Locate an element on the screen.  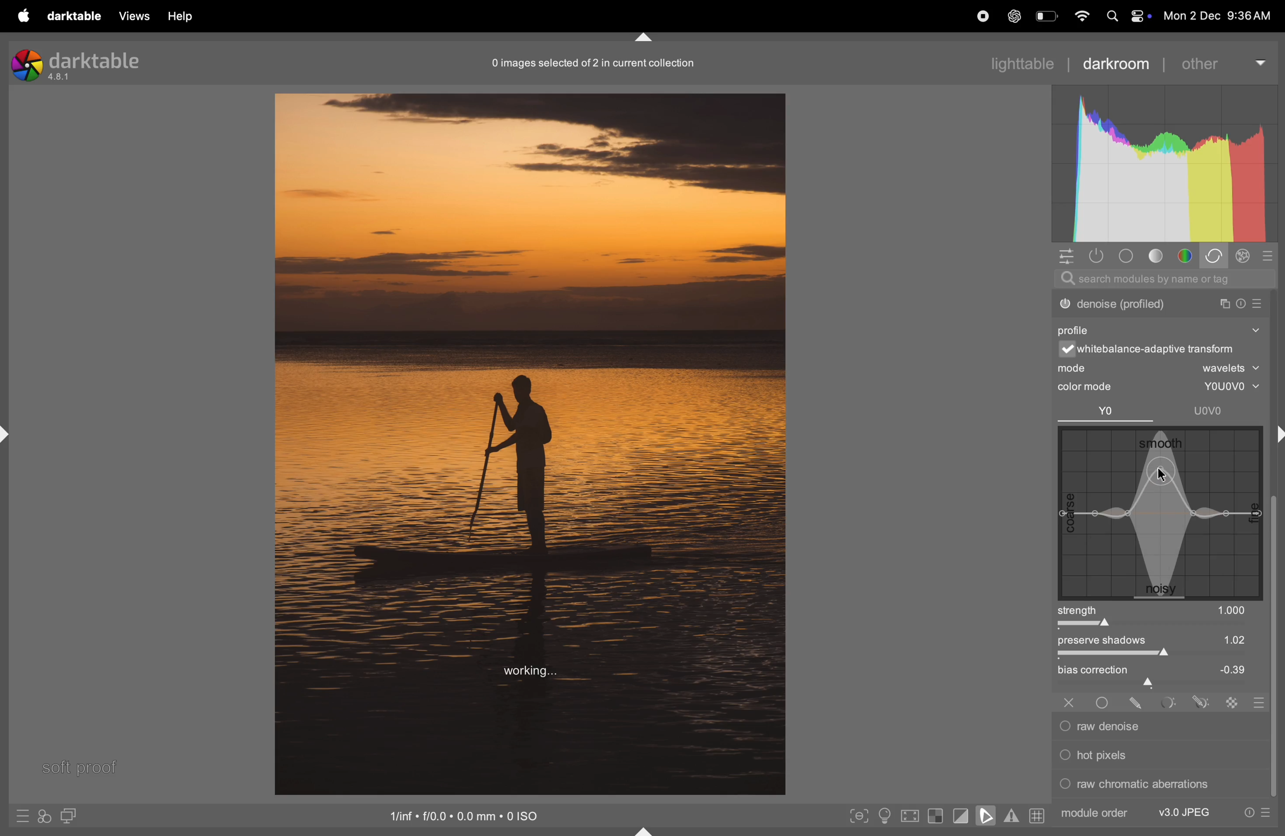
toggle indication for raw exposure is located at coordinates (936, 817).